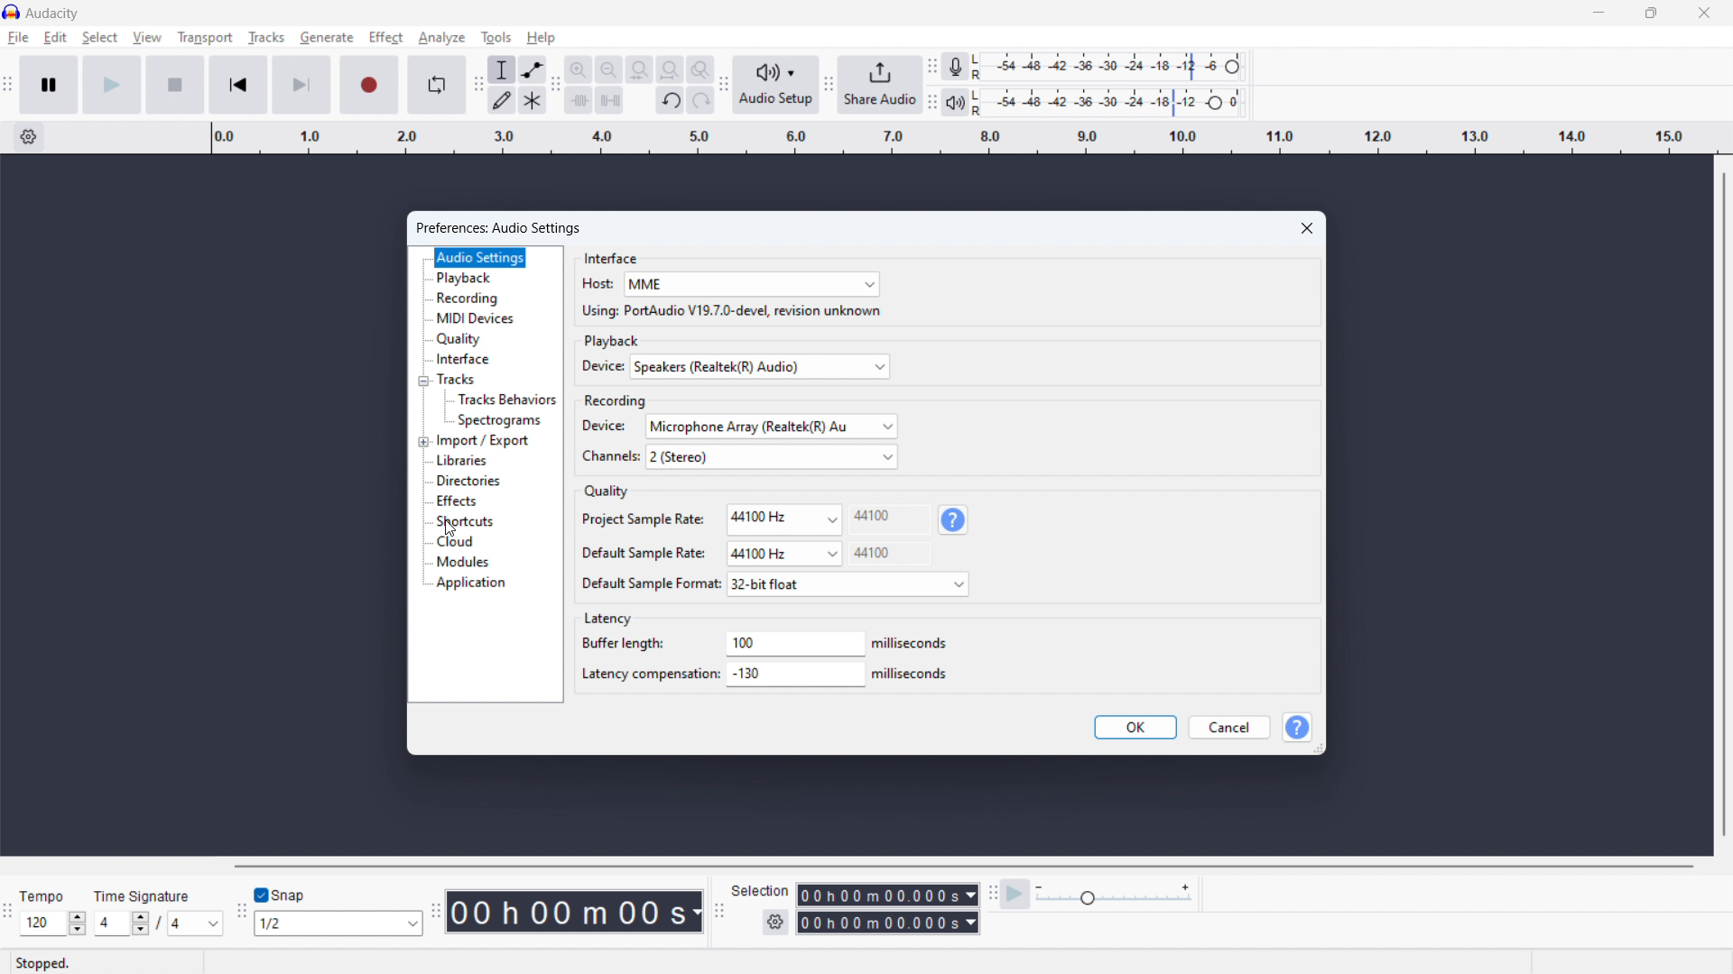 This screenshot has width=1733, height=974. I want to click on help, so click(1297, 727).